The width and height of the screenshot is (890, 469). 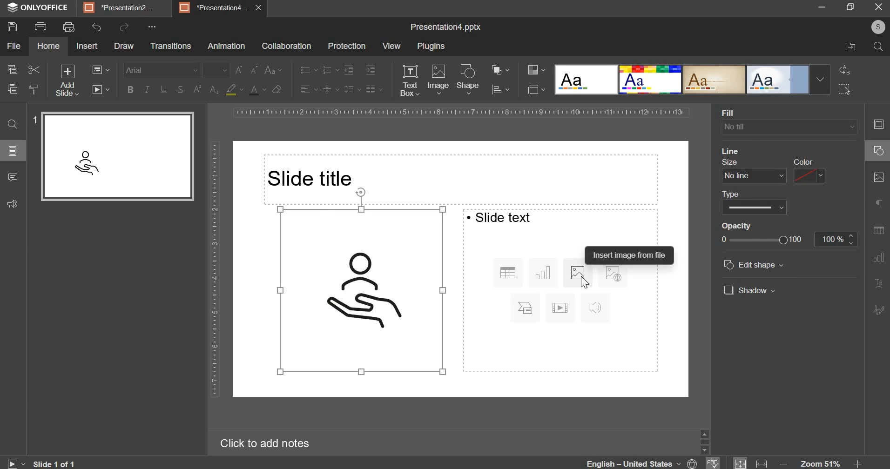 I want to click on paste, so click(x=12, y=88).